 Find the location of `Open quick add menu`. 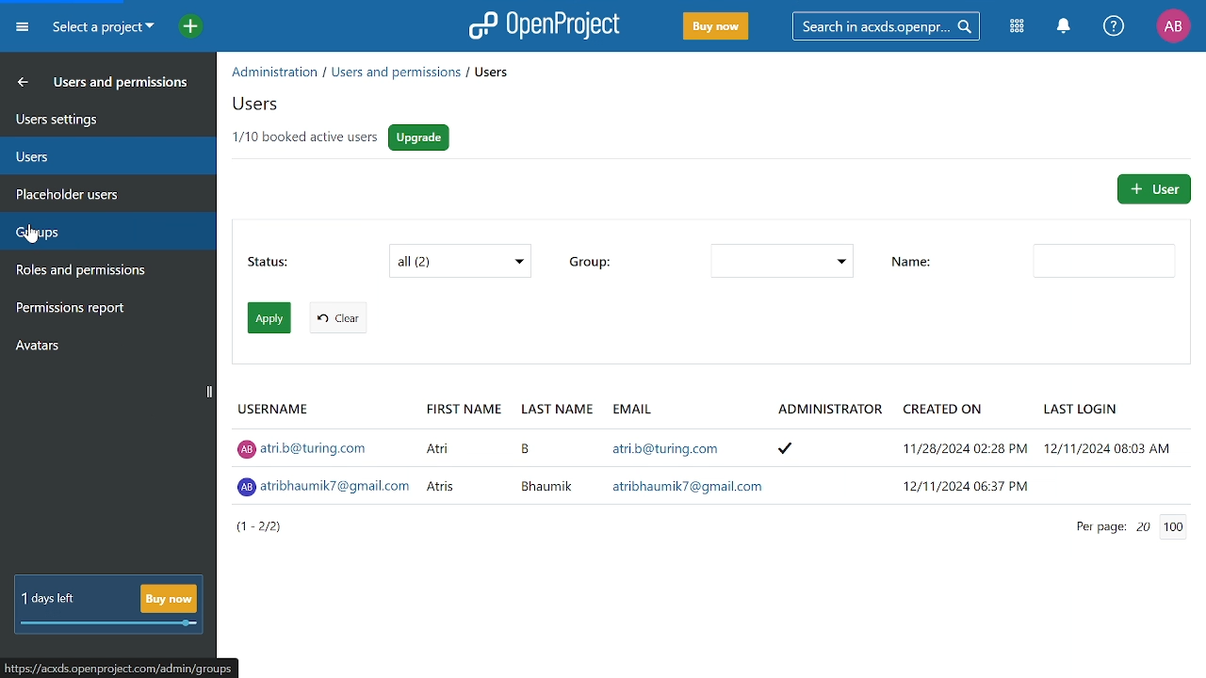

Open quick add menu is located at coordinates (181, 25).